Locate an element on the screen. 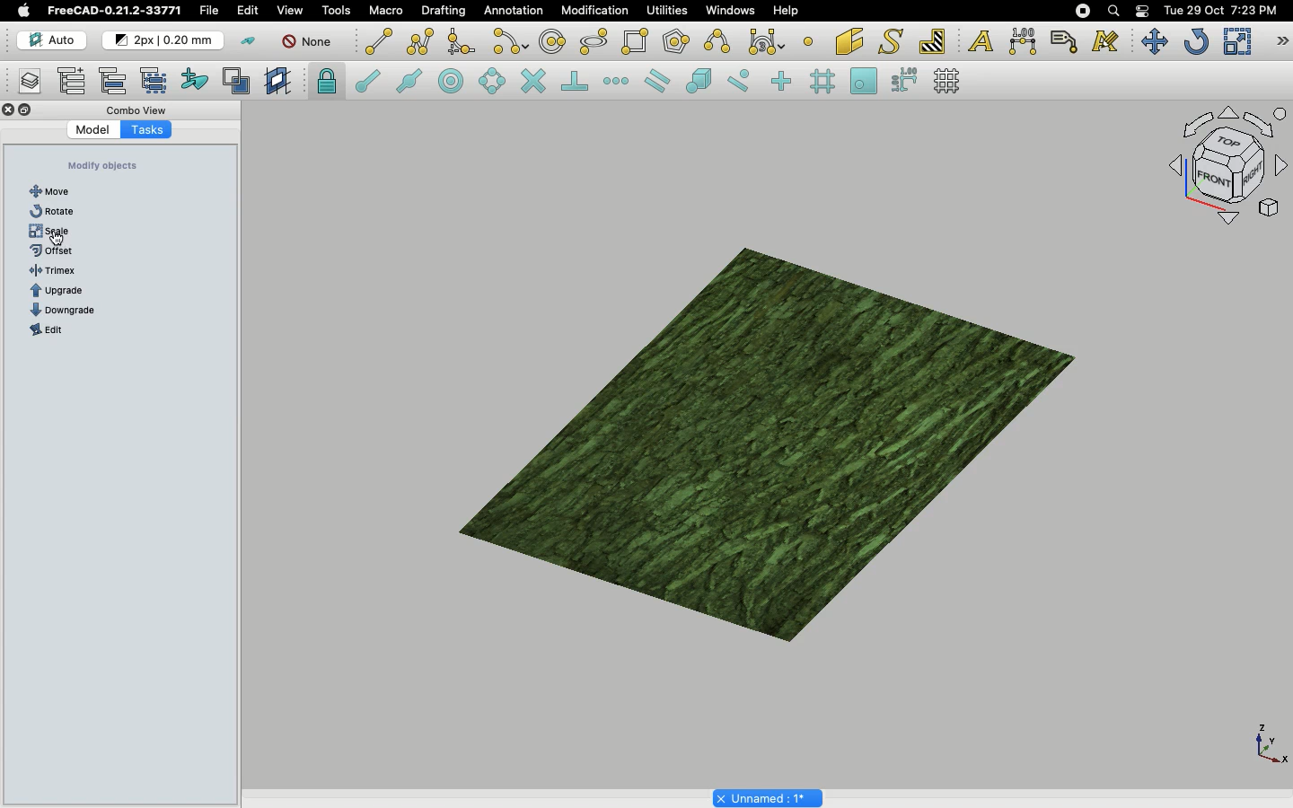  Toggle construction mode is located at coordinates (247, 40).